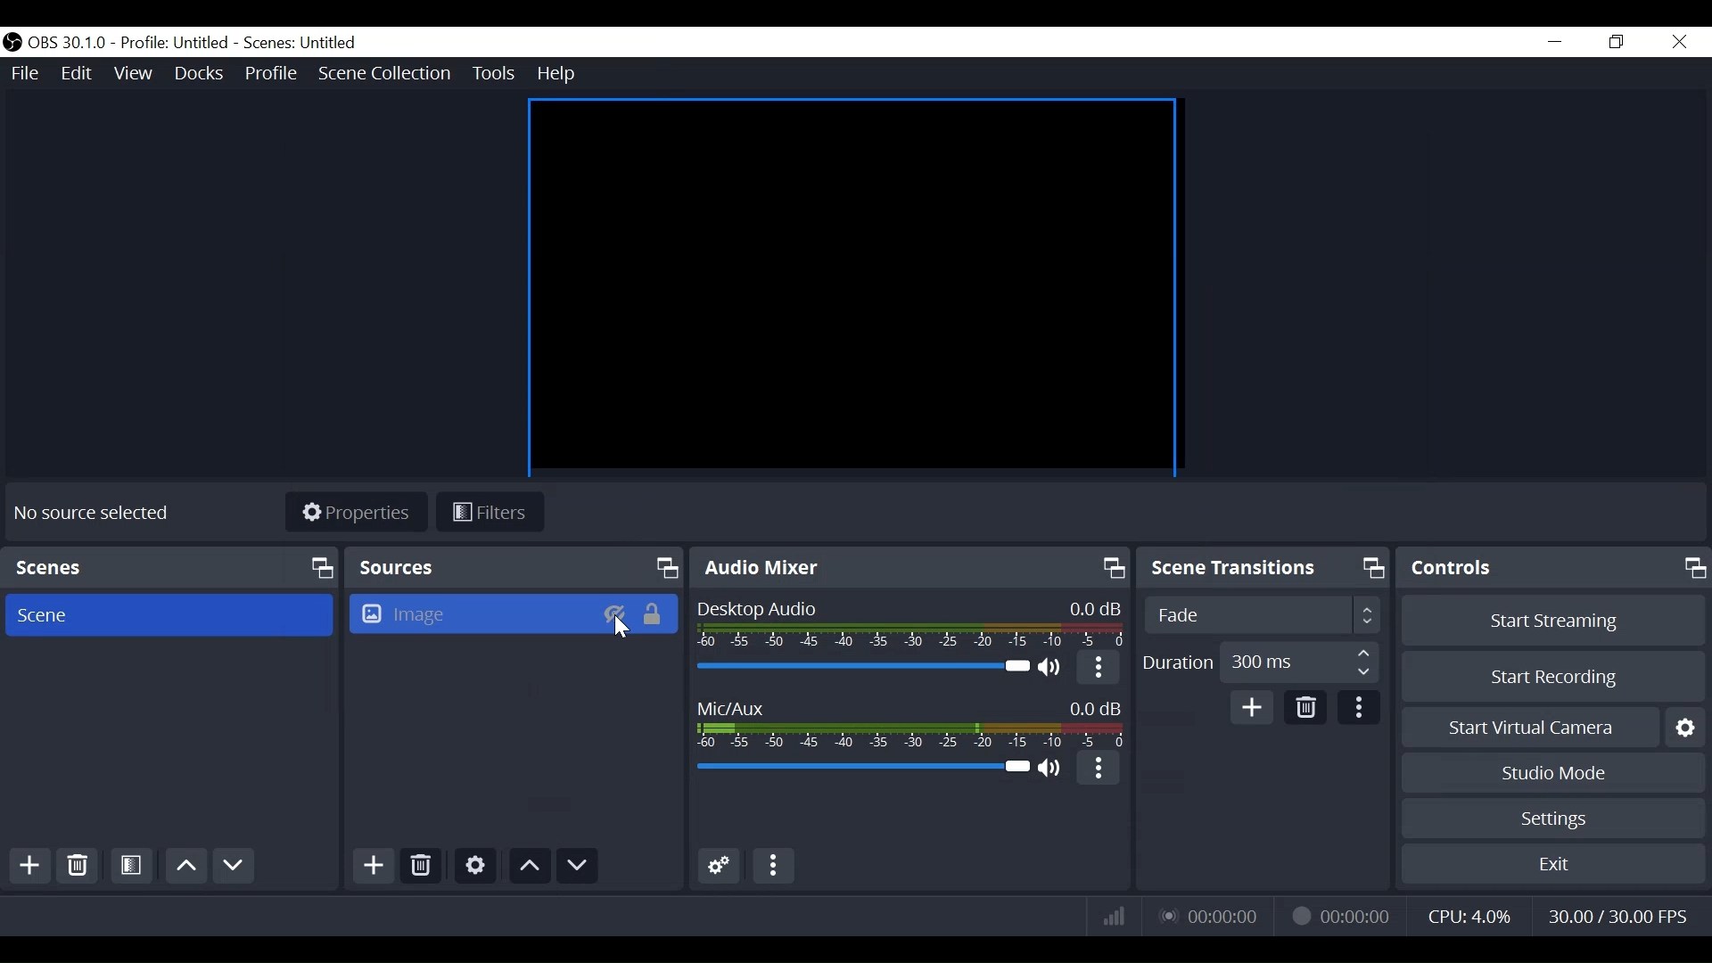 The image size is (1712, 963). Describe the element at coordinates (1255, 707) in the screenshot. I see `Add` at that location.